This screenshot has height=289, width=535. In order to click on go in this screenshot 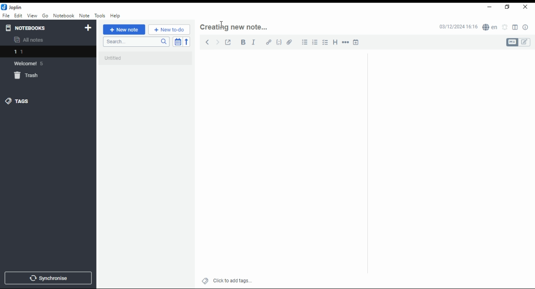, I will do `click(46, 17)`.